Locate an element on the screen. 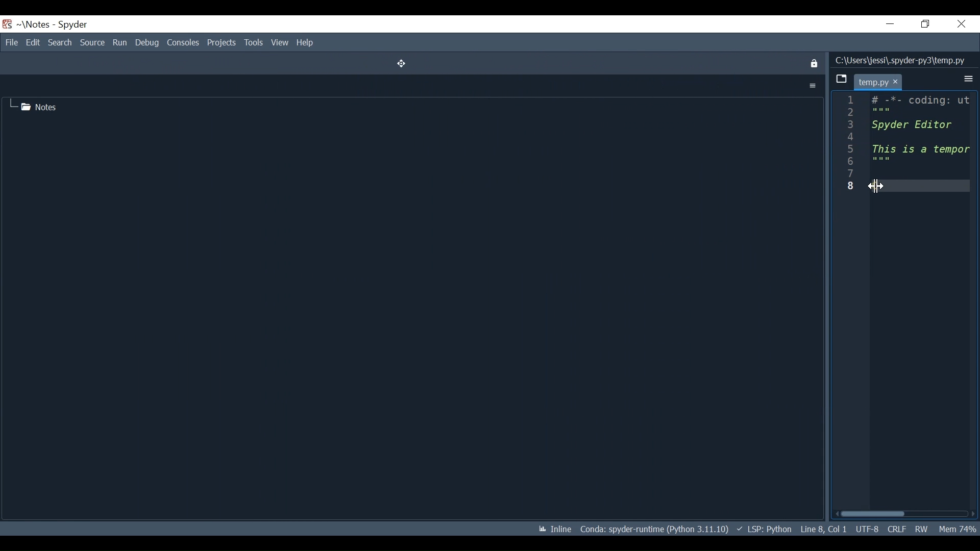 The height and width of the screenshot is (551, 980). Conda: spyder-runtime (Python 3.11.10) is located at coordinates (654, 528).